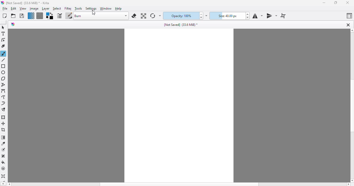 This screenshot has width=354, height=186. Describe the element at coordinates (227, 16) in the screenshot. I see `size` at that location.